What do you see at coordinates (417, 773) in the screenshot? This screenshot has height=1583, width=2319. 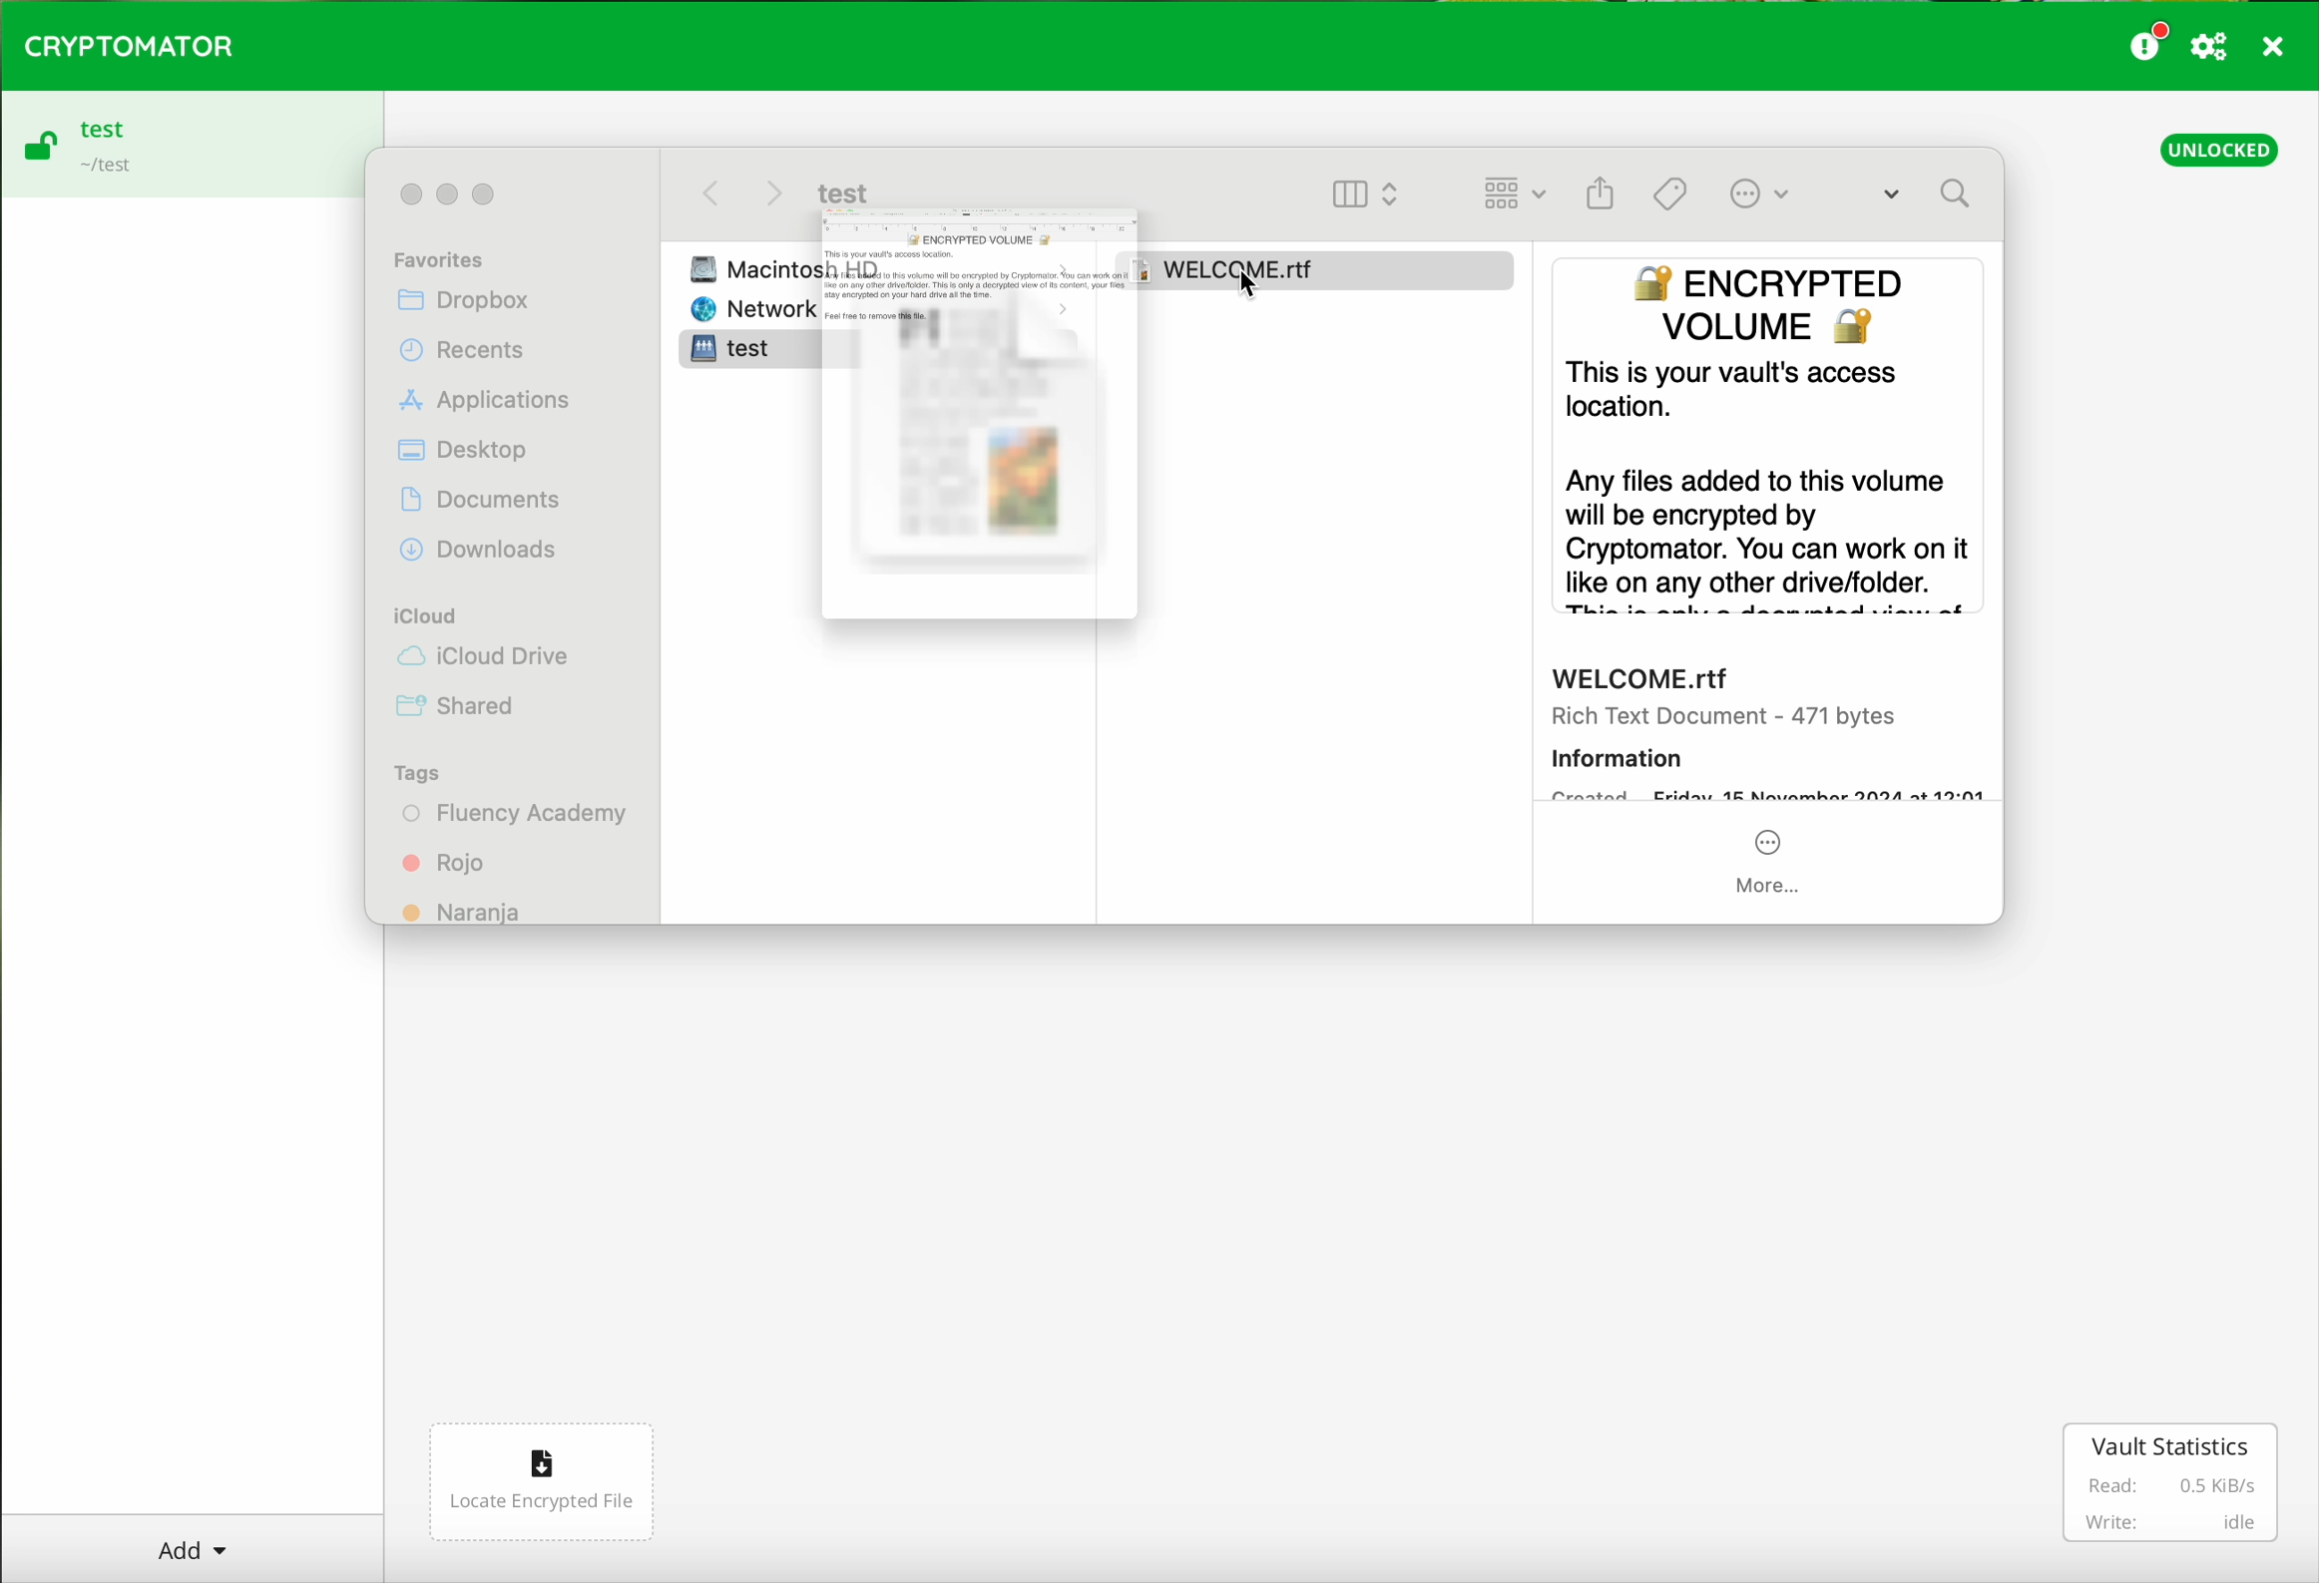 I see `Tags` at bounding box center [417, 773].